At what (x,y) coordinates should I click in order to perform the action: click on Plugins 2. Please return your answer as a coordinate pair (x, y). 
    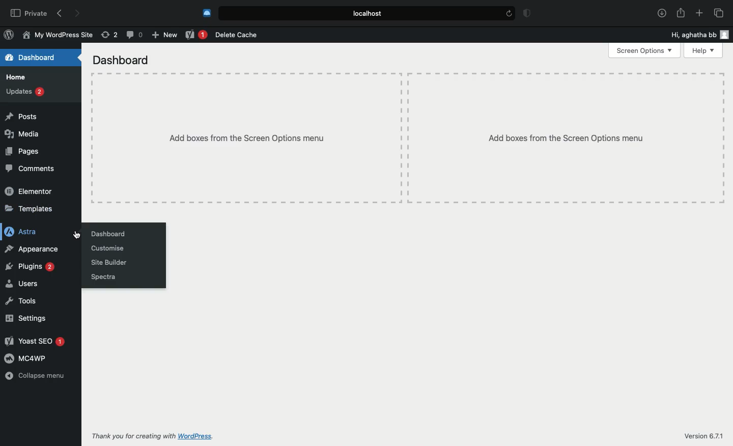
    Looking at the image, I should click on (31, 267).